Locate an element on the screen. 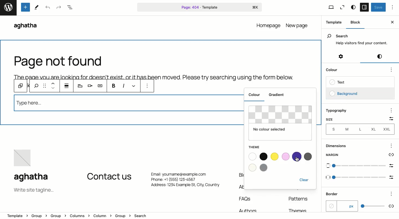 This screenshot has width=399, height=219. Heading is located at coordinates (80, 86).